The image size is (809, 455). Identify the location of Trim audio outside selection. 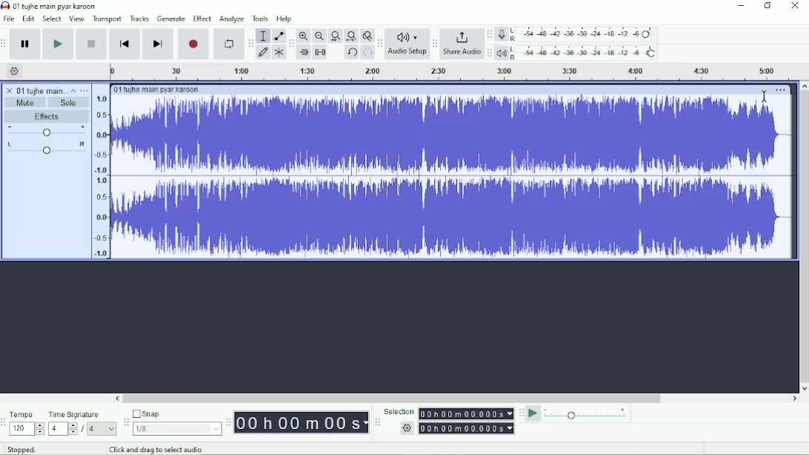
(304, 53).